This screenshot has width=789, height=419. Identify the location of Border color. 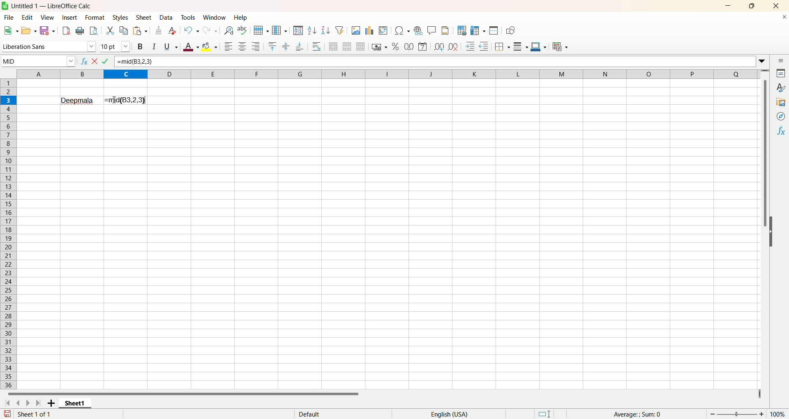
(538, 46).